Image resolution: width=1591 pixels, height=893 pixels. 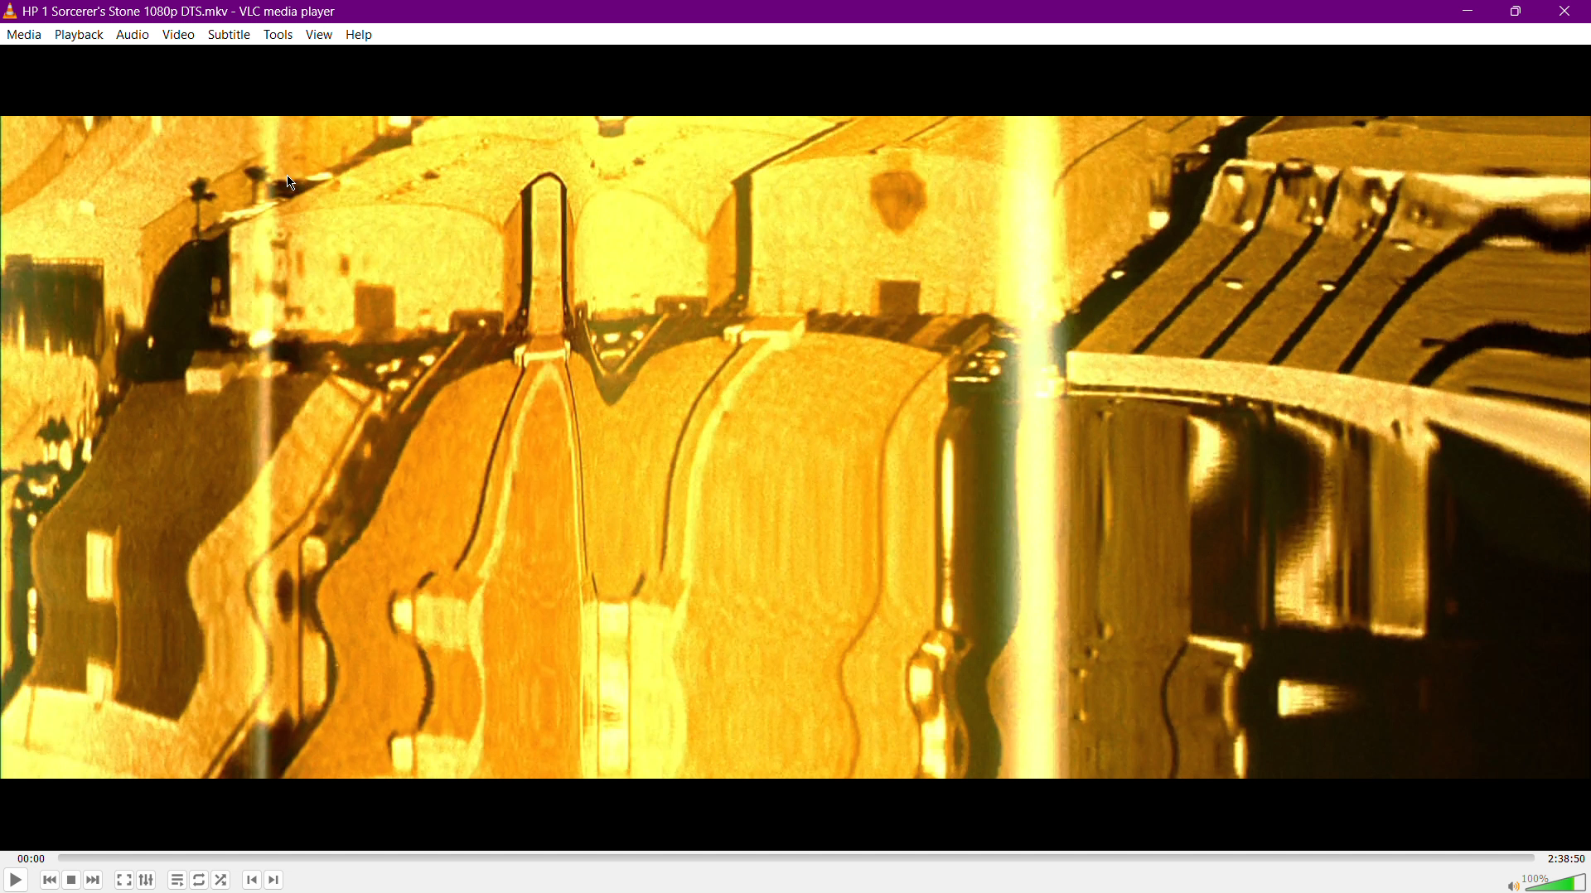 What do you see at coordinates (230, 33) in the screenshot?
I see `Subtitle` at bounding box center [230, 33].